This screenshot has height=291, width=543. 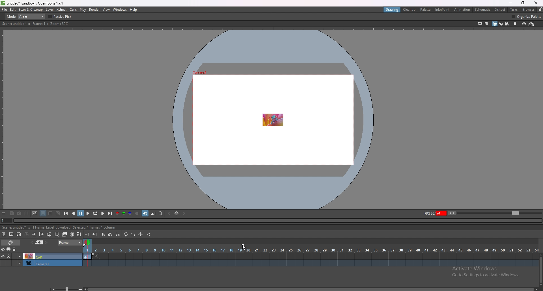 What do you see at coordinates (73, 9) in the screenshot?
I see `cells` at bounding box center [73, 9].